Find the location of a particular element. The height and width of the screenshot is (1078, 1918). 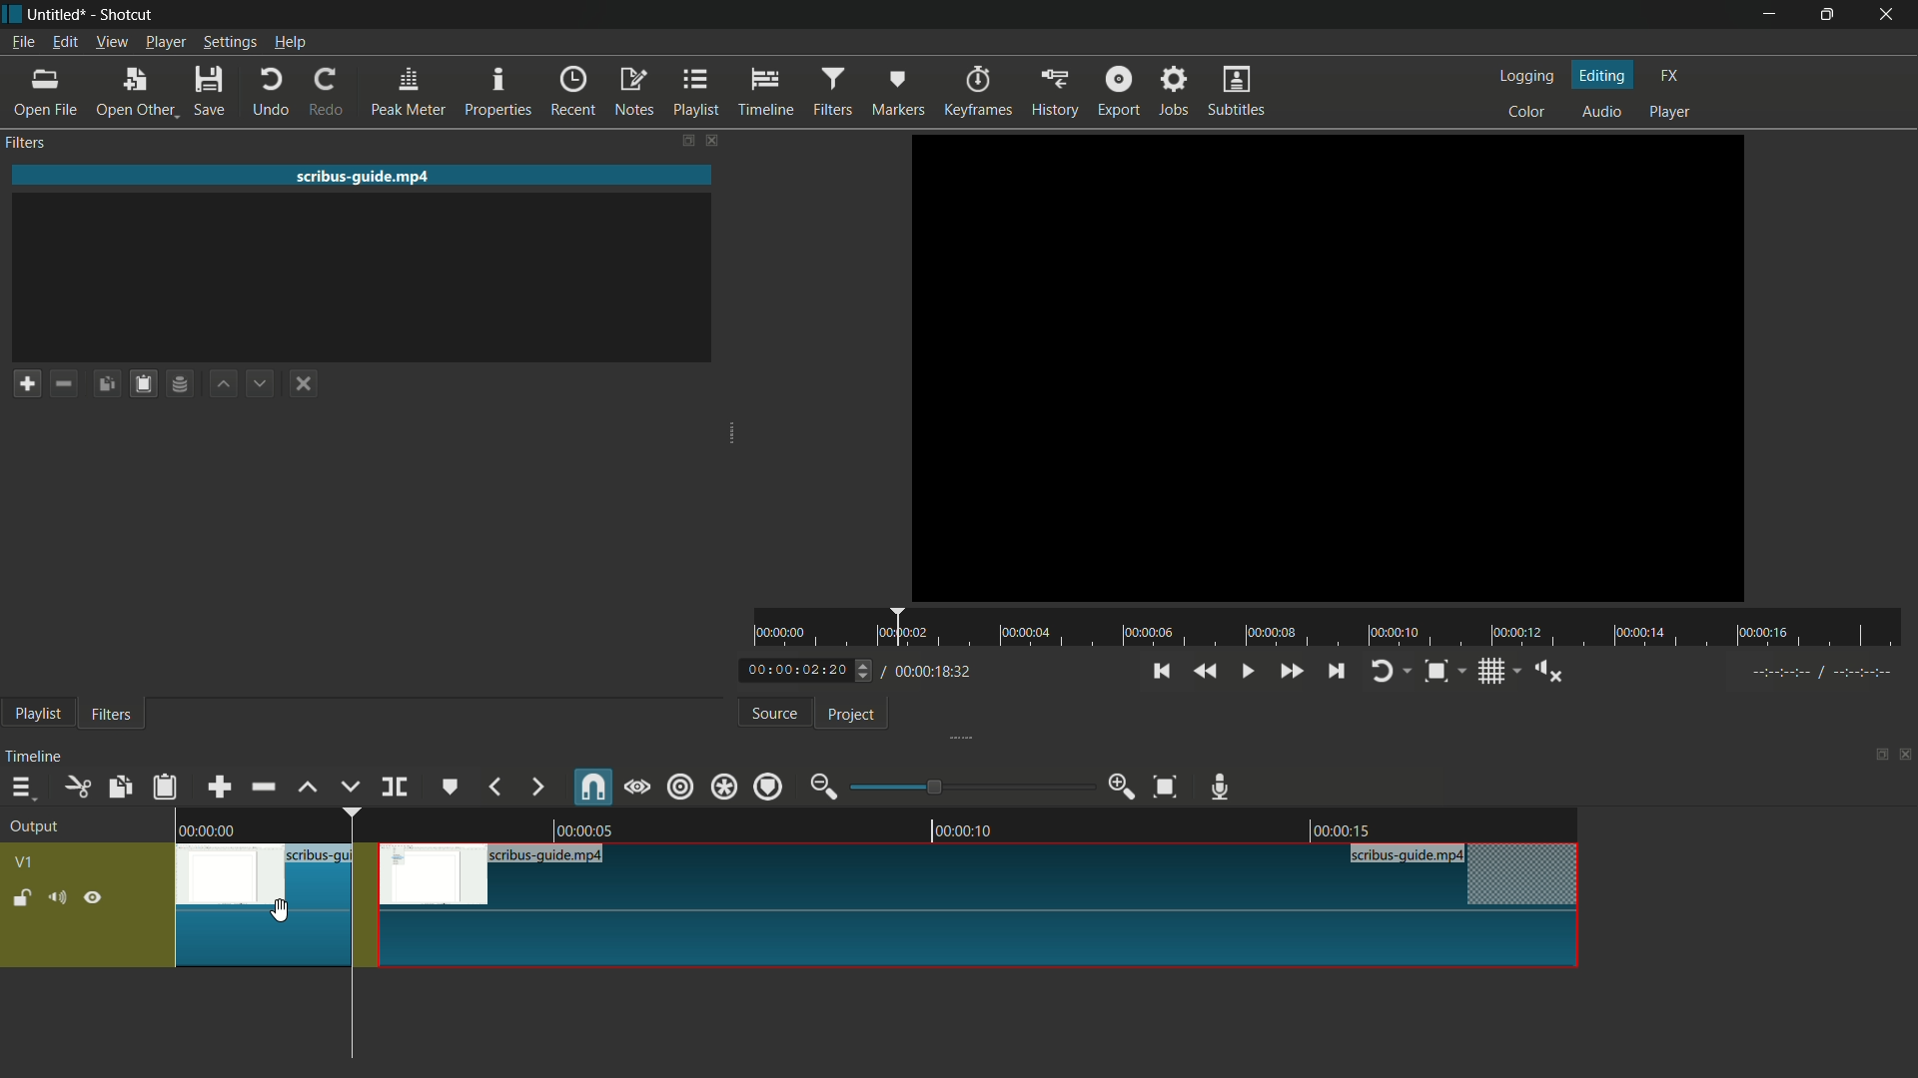

ripple all tracks is located at coordinates (723, 787).